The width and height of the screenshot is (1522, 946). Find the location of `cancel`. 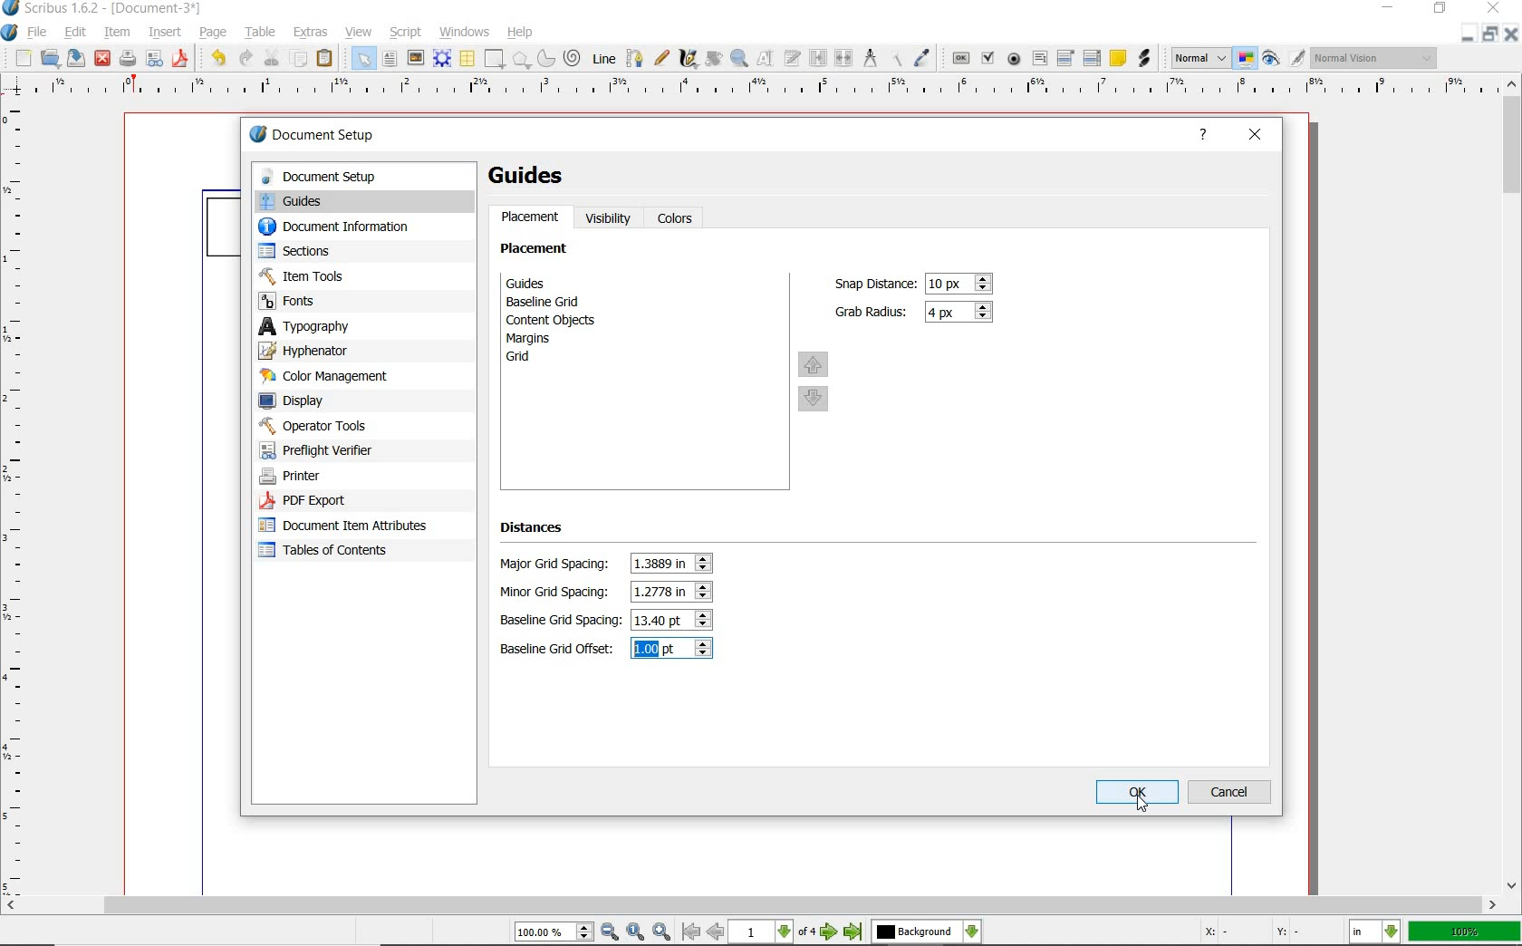

cancel is located at coordinates (1230, 792).